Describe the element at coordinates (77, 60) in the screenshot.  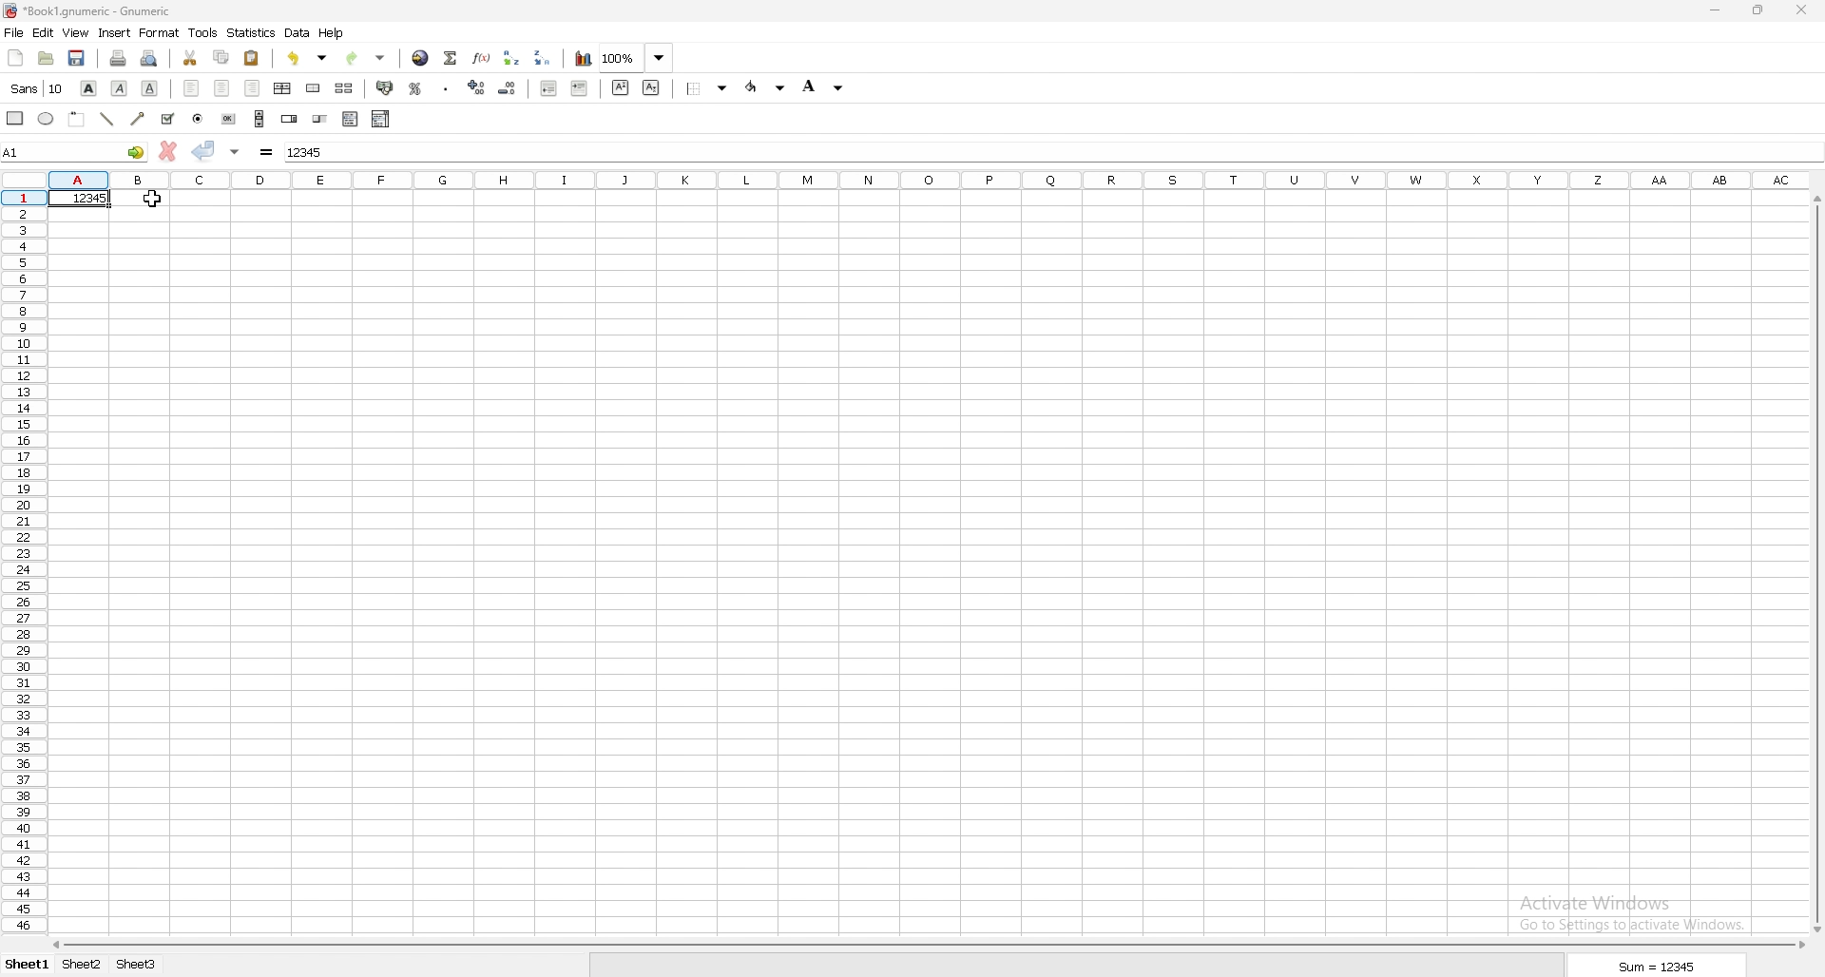
I see `save` at that location.